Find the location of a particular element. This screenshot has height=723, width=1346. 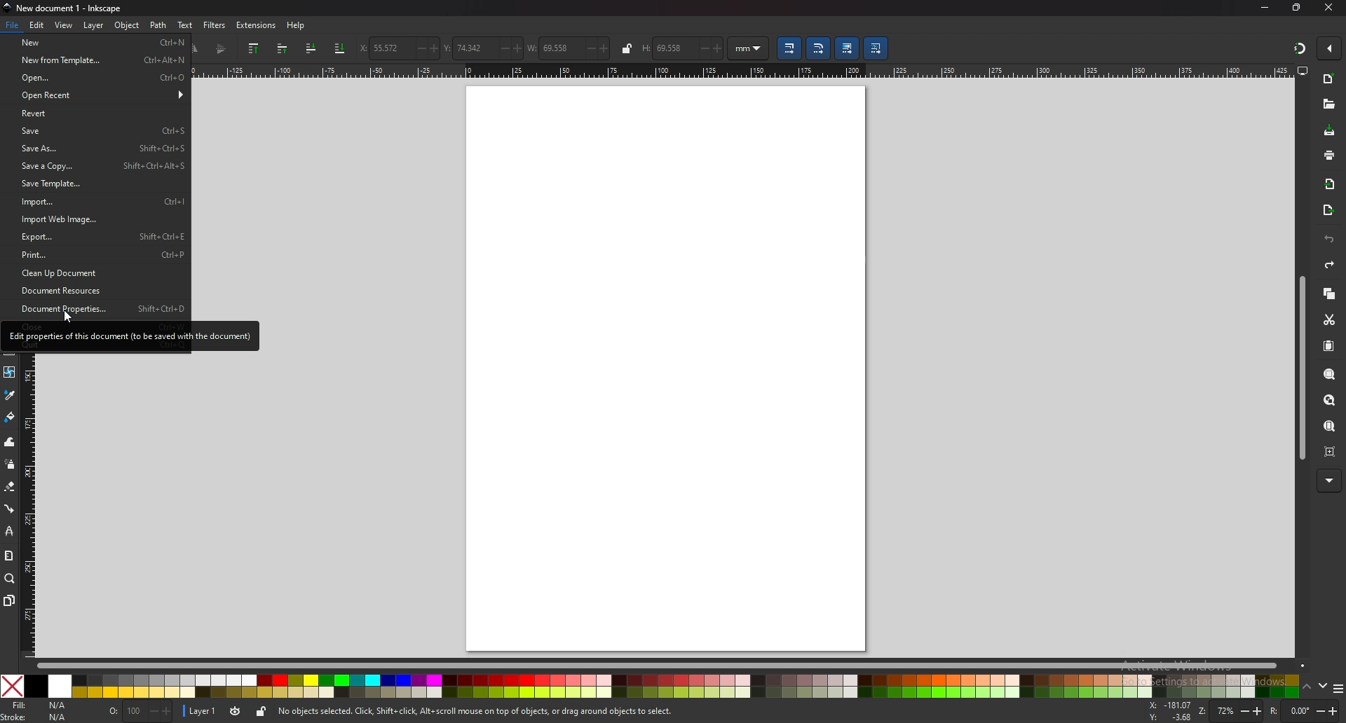

down is located at coordinates (1322, 687).